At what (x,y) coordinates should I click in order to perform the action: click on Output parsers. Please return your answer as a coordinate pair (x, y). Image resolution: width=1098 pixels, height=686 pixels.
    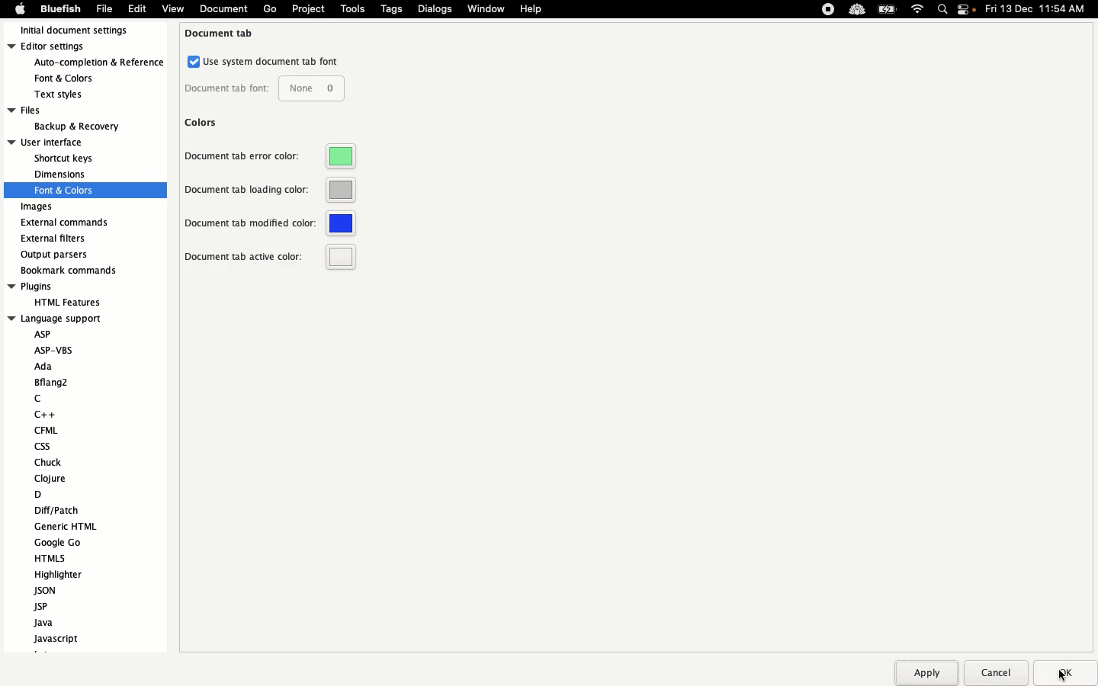
    Looking at the image, I should click on (58, 255).